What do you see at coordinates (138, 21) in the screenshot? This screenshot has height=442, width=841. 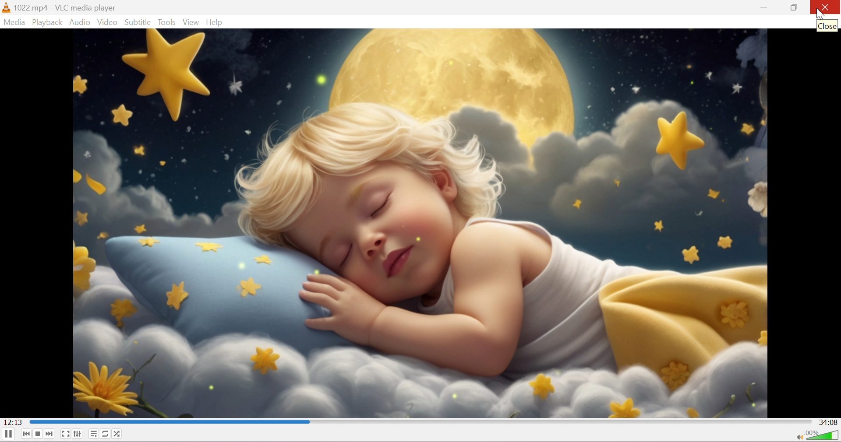 I see `Subtitle` at bounding box center [138, 21].